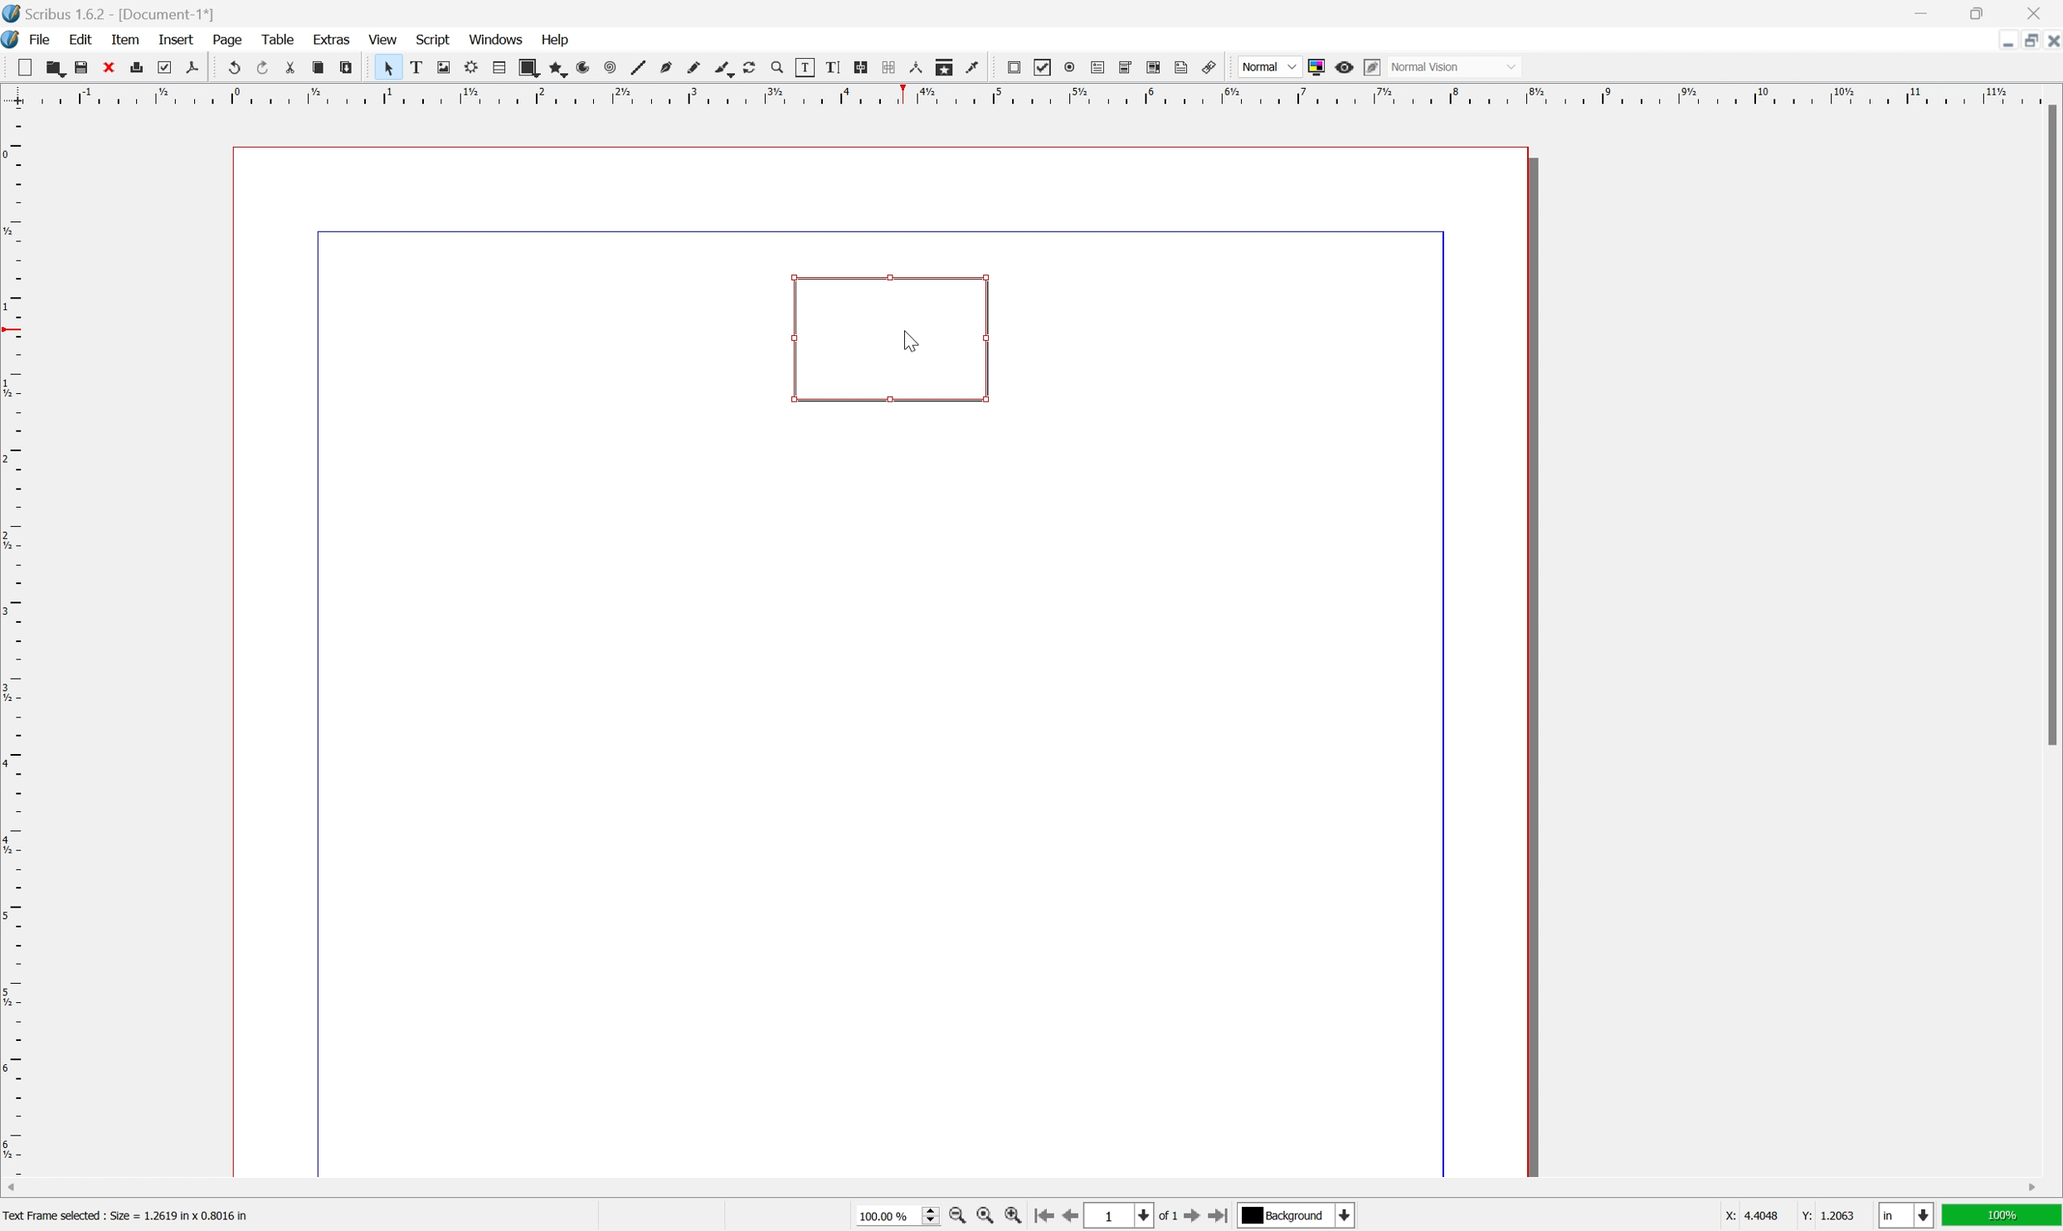  I want to click on text annotation, so click(1183, 68).